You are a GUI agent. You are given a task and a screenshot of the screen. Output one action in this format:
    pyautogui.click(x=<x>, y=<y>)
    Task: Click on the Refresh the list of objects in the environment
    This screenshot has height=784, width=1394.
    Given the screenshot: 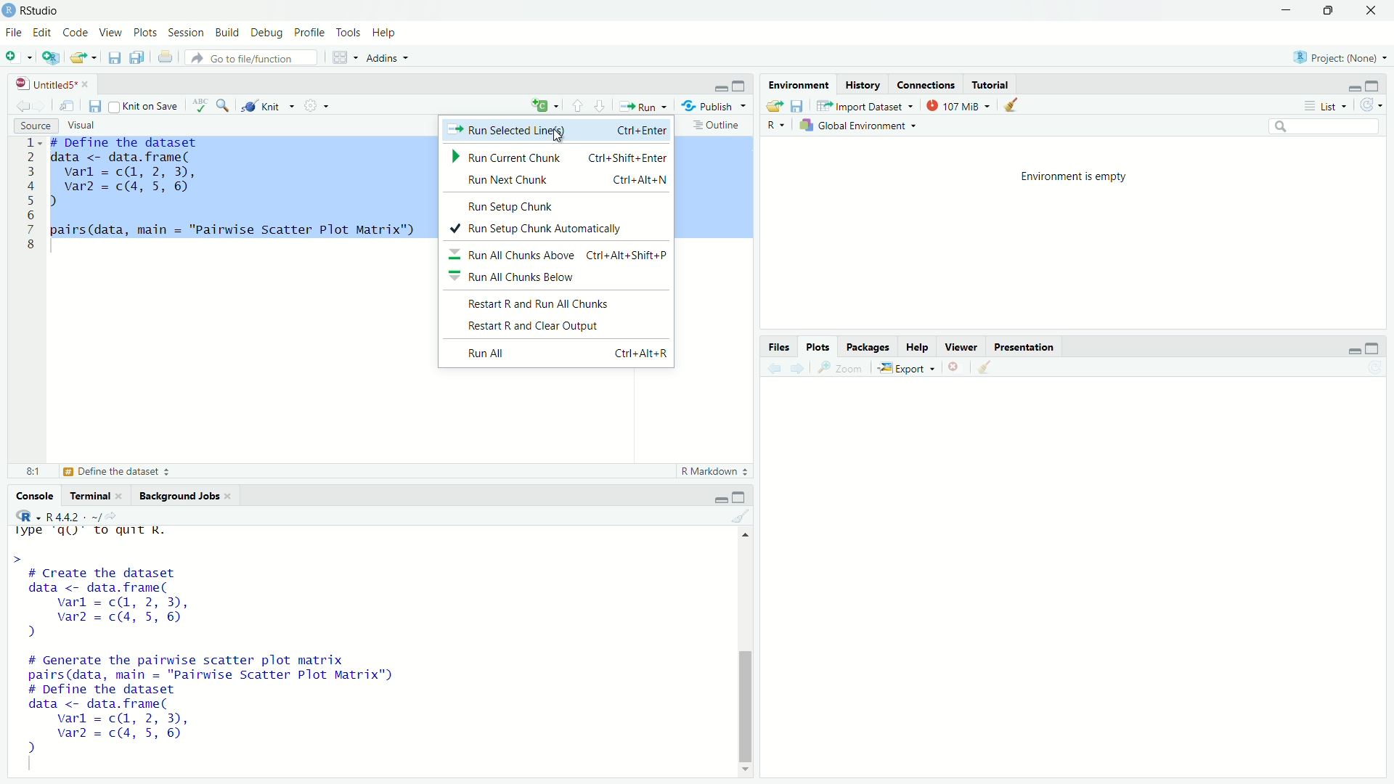 What is the action you would take?
    pyautogui.click(x=1371, y=105)
    